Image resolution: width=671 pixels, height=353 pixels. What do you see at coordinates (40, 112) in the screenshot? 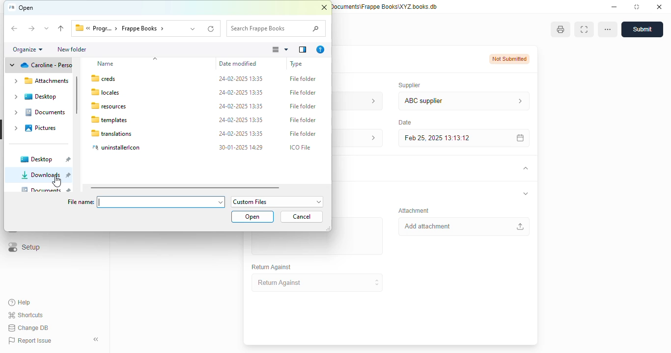
I see `documents` at bounding box center [40, 112].